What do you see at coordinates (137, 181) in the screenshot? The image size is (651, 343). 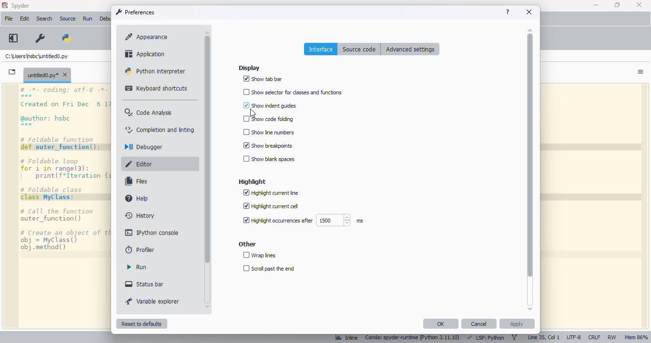 I see `files` at bounding box center [137, 181].